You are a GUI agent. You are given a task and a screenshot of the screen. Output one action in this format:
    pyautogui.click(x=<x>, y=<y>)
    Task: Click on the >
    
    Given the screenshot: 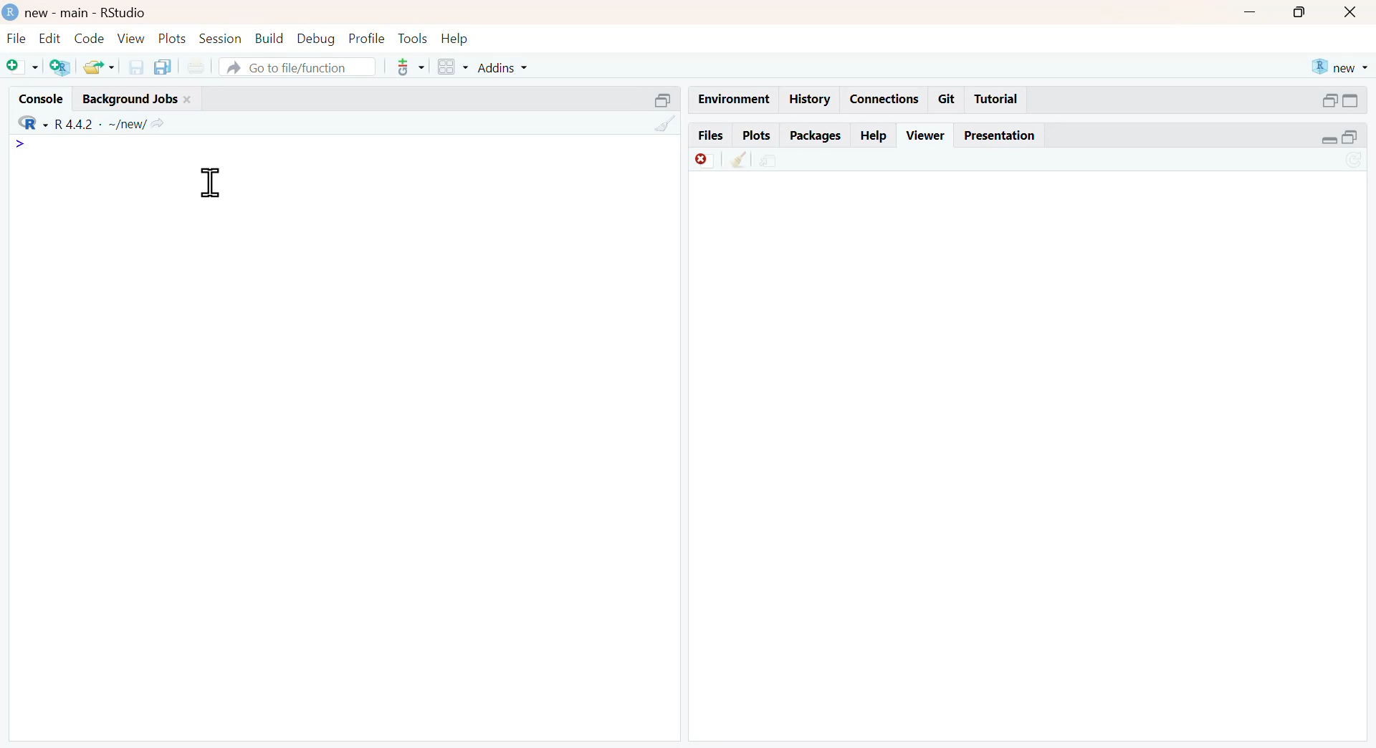 What is the action you would take?
    pyautogui.click(x=21, y=144)
    